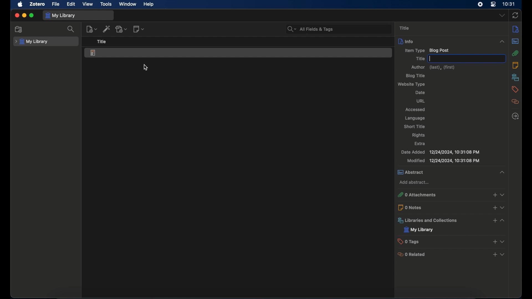  Describe the element at coordinates (420, 143) in the screenshot. I see `extra` at that location.